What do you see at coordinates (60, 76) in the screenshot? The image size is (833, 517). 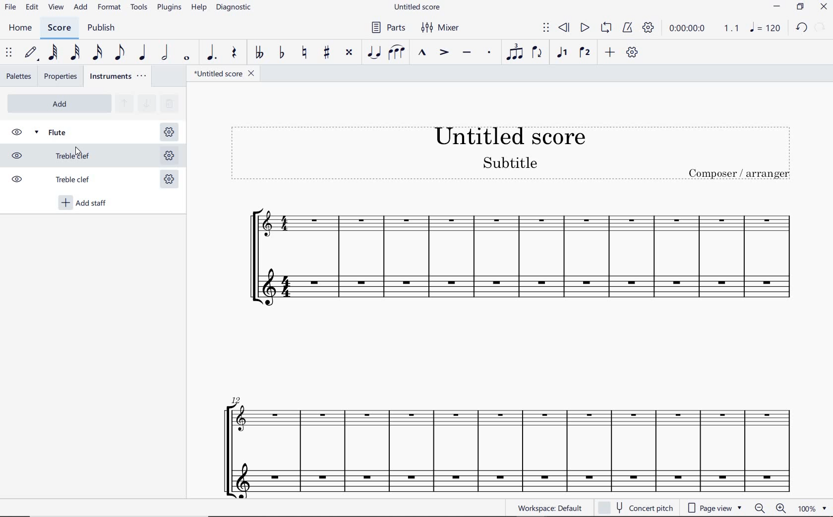 I see `properties` at bounding box center [60, 76].